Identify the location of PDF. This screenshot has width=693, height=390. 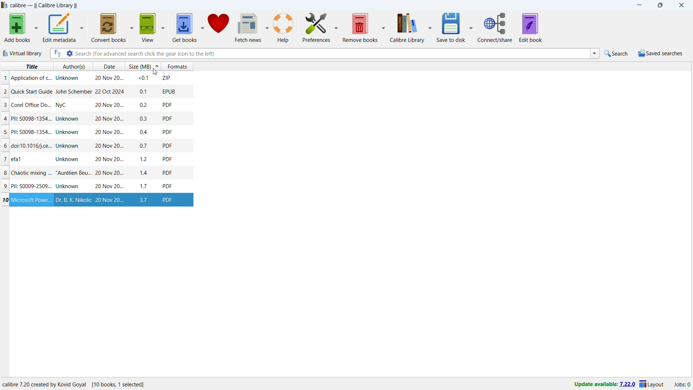
(168, 104).